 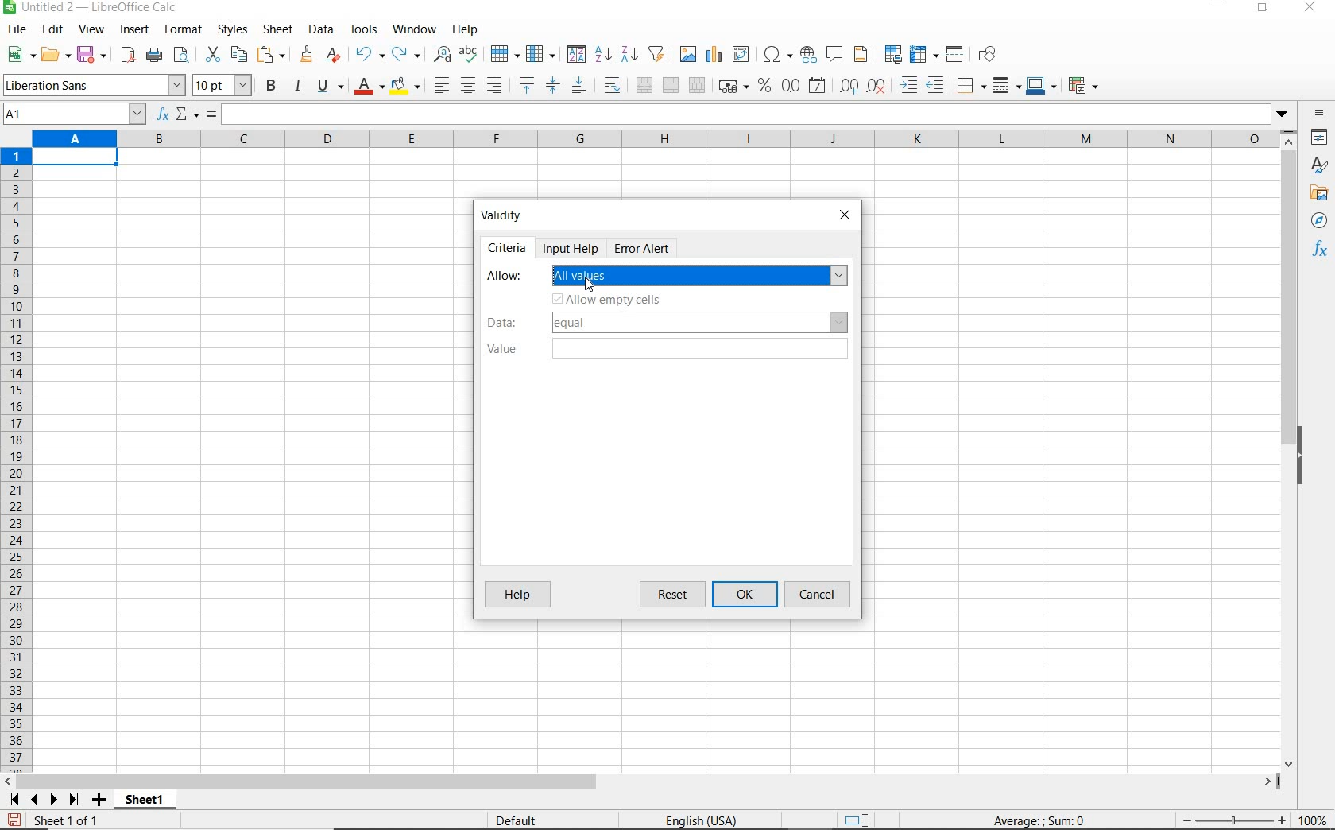 I want to click on navigator, so click(x=1321, y=224).